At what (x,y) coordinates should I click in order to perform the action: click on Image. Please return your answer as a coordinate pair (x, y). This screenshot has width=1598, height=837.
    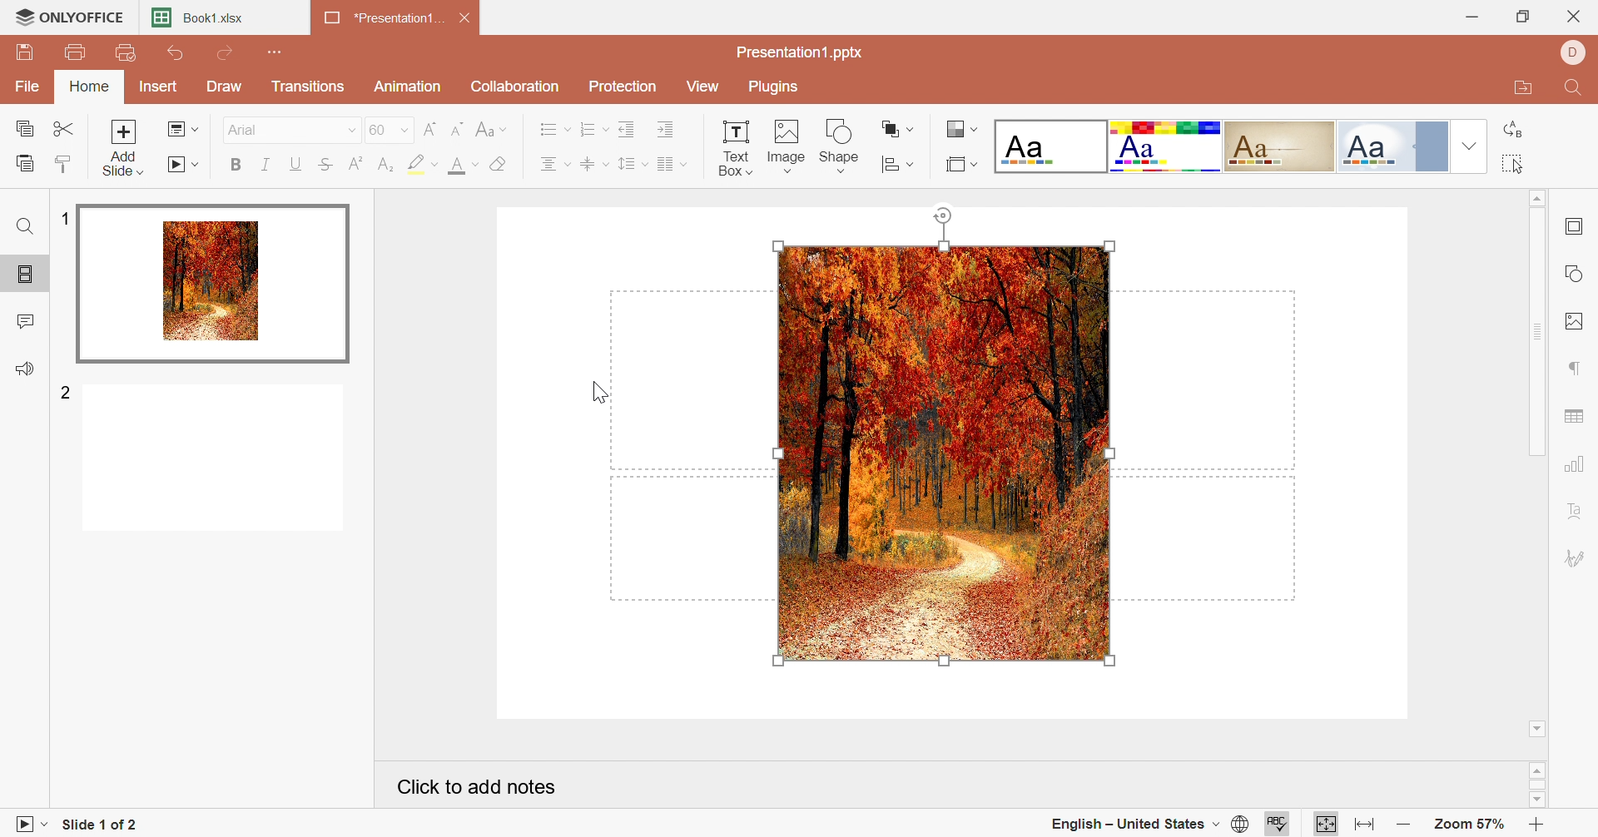
    Looking at the image, I should click on (787, 142).